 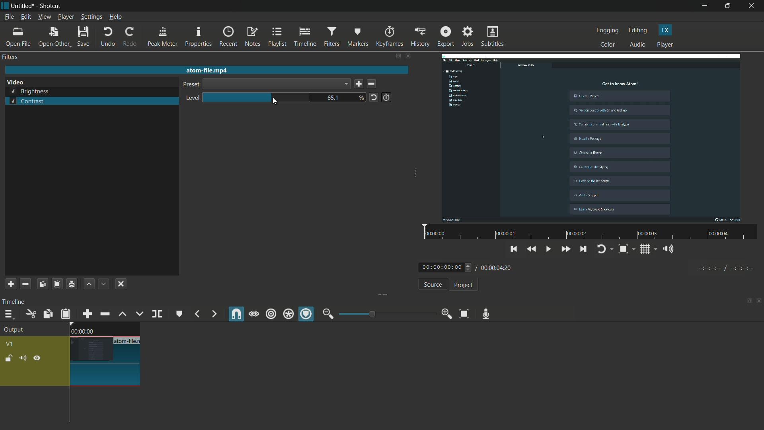 I want to click on undo, so click(x=107, y=37).